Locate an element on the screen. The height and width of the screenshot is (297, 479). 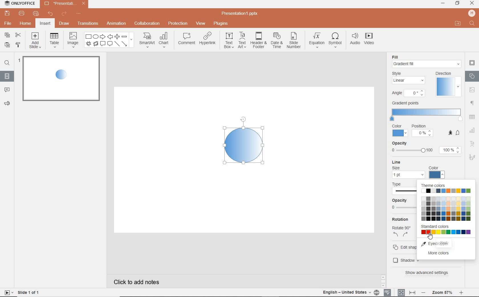
chart is located at coordinates (472, 131).